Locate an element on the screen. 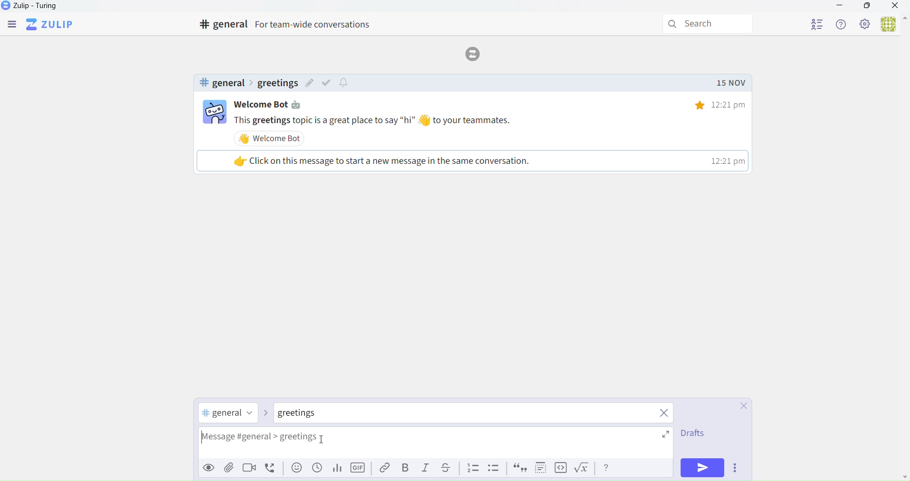  Help is located at coordinates (842, 24).